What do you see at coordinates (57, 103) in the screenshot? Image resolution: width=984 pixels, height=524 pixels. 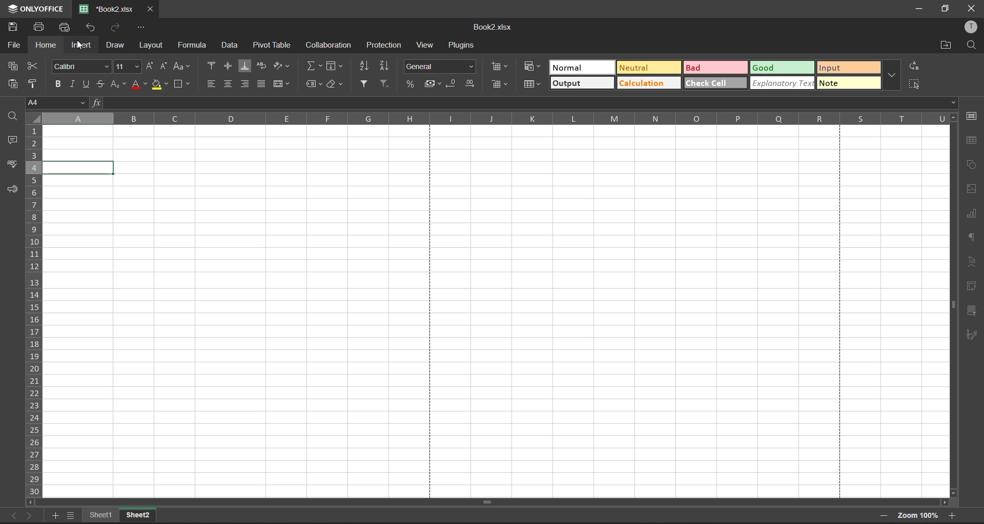 I see `cell address` at bounding box center [57, 103].